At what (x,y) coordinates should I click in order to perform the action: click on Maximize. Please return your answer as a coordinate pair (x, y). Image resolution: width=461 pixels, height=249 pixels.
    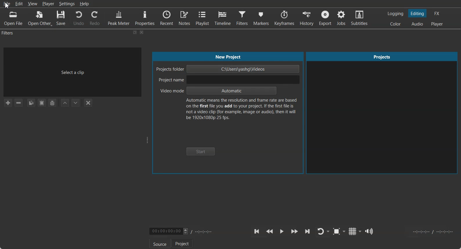
    Looking at the image, I should click on (135, 32).